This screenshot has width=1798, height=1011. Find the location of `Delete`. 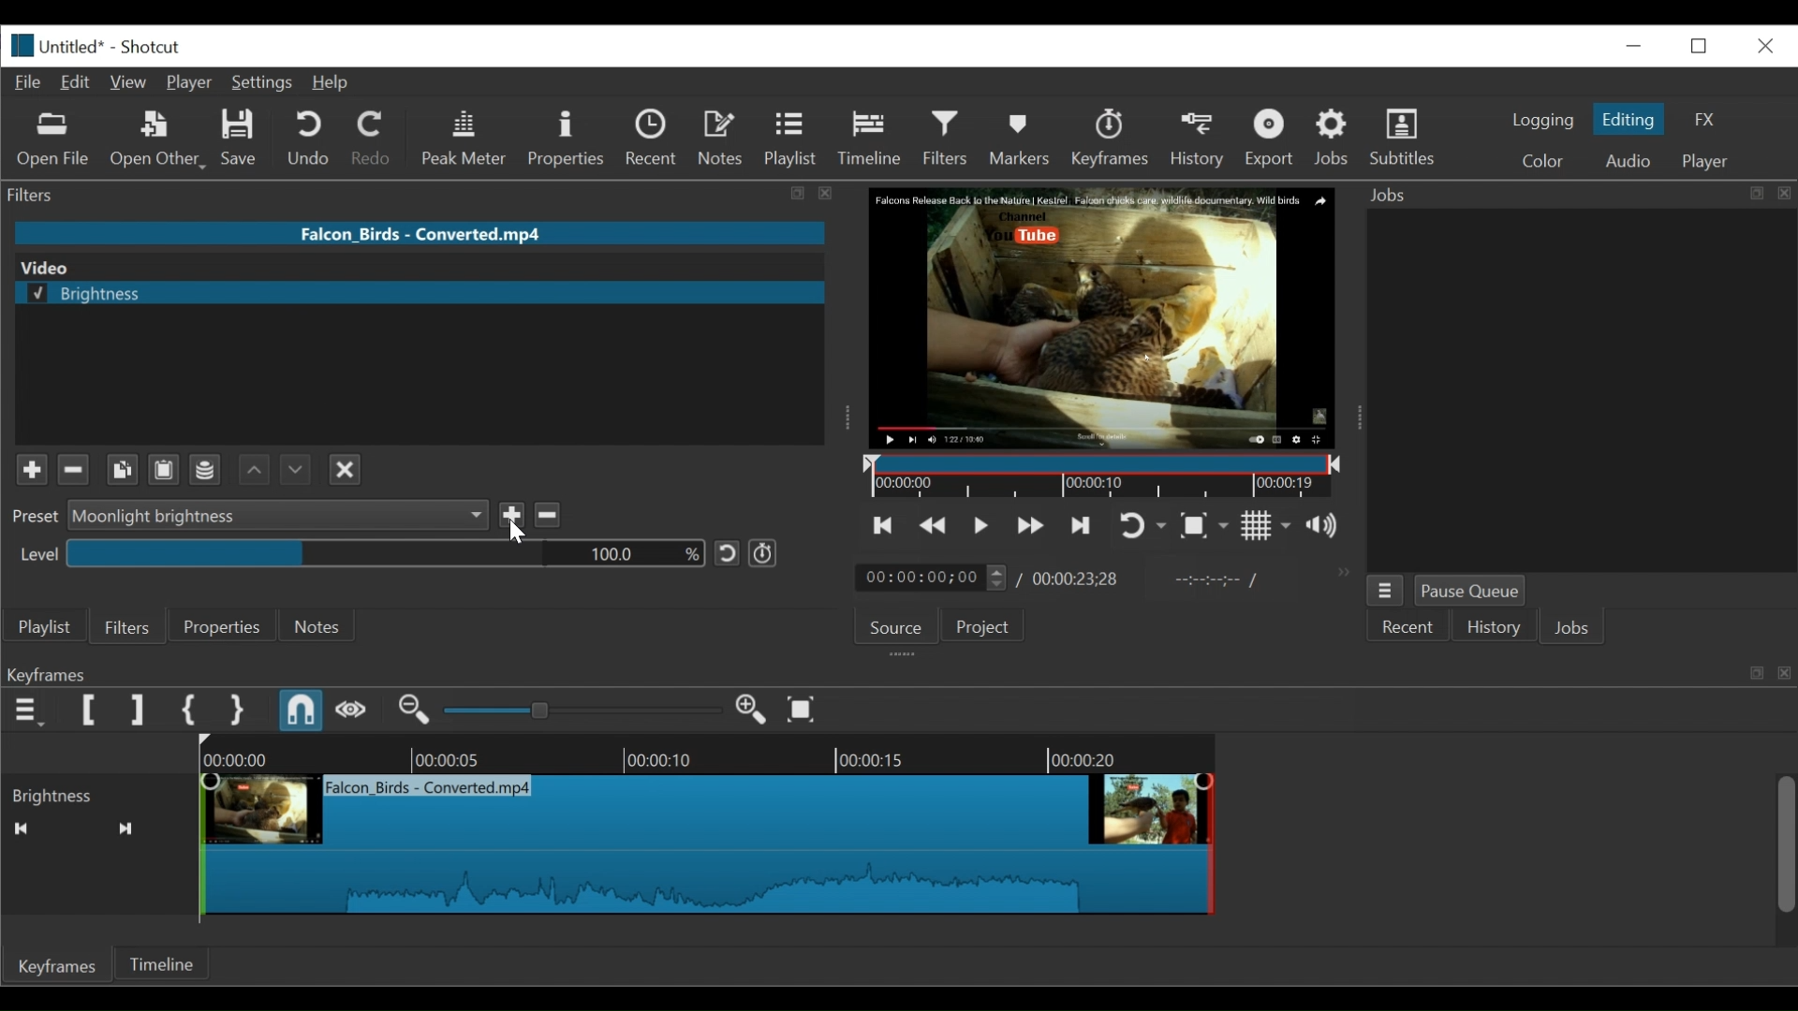

Delete is located at coordinates (549, 515).